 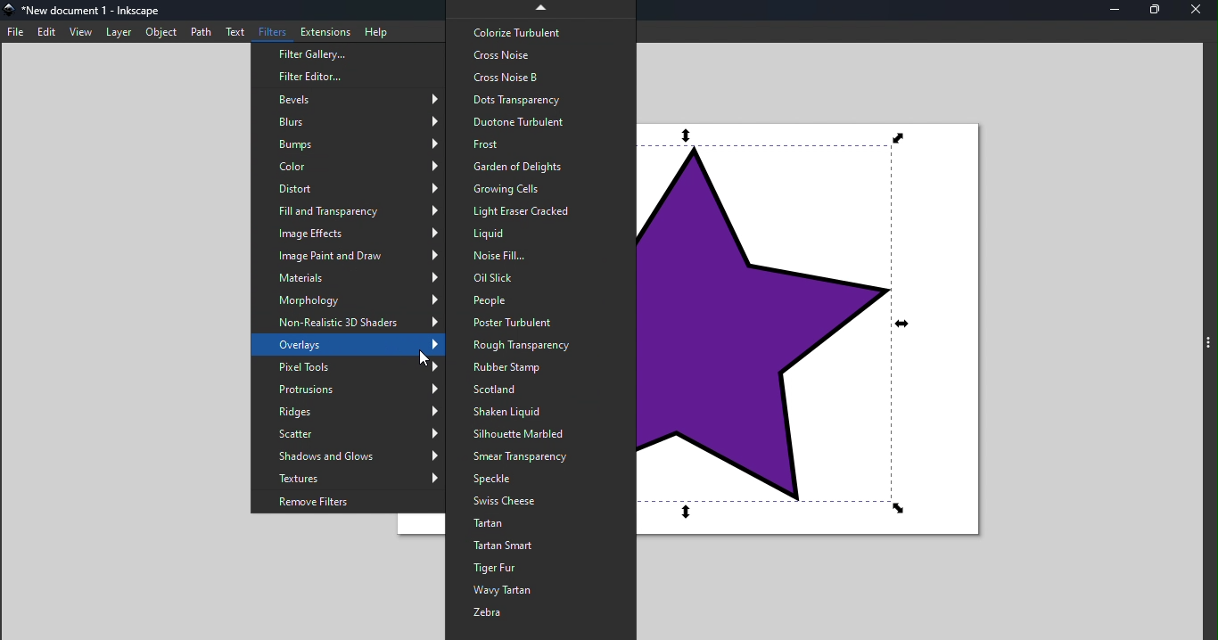 I want to click on Duotone turbulent, so click(x=540, y=122).